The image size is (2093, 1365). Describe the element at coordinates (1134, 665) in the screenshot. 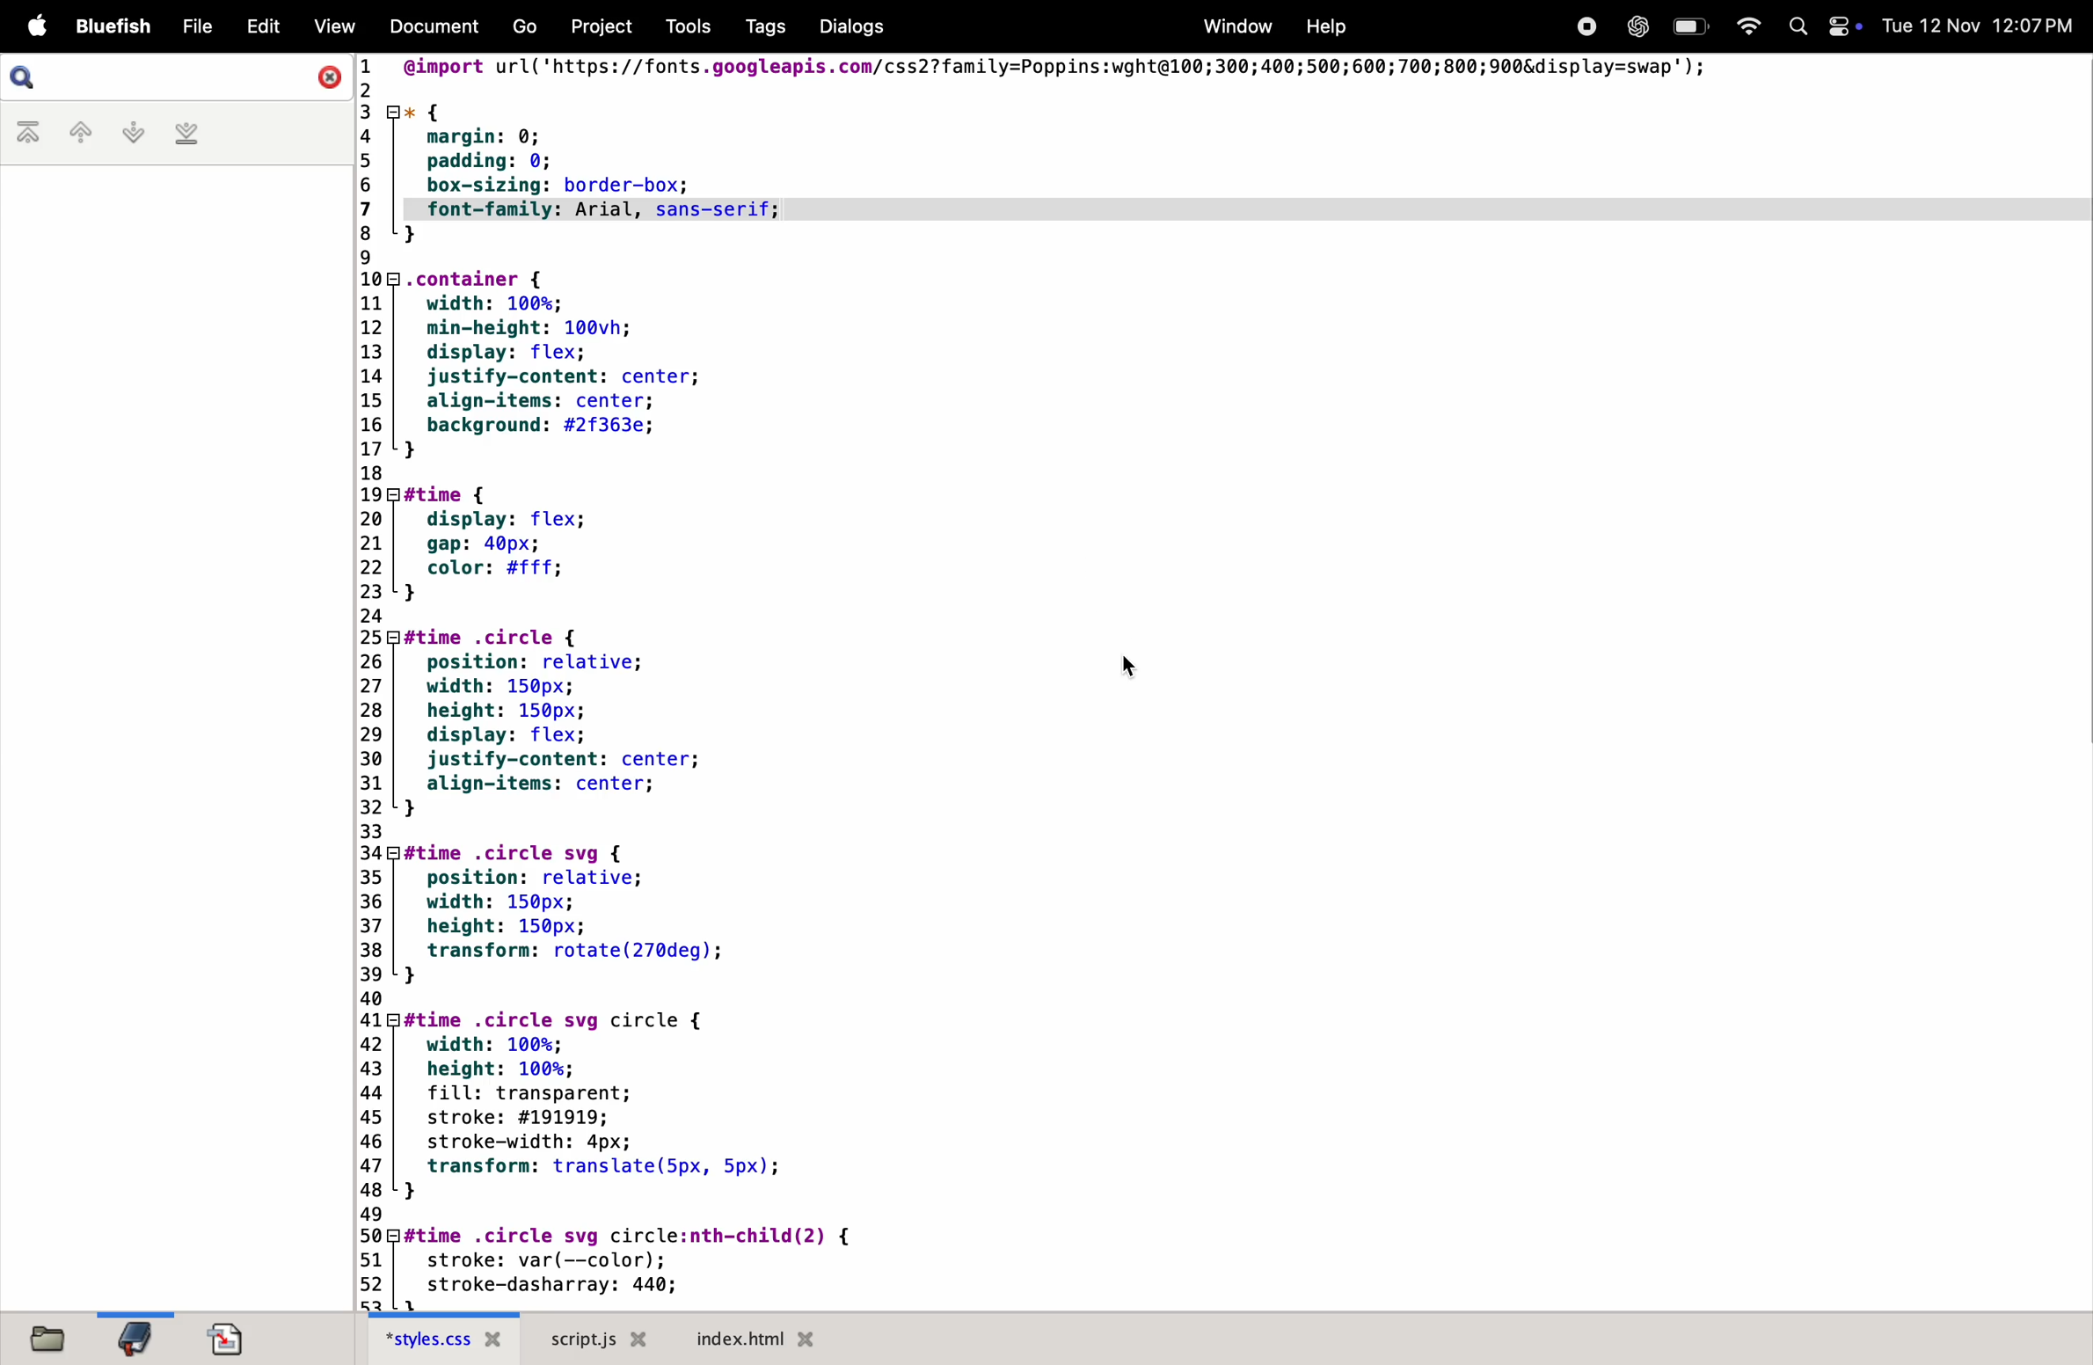

I see `cursor` at that location.